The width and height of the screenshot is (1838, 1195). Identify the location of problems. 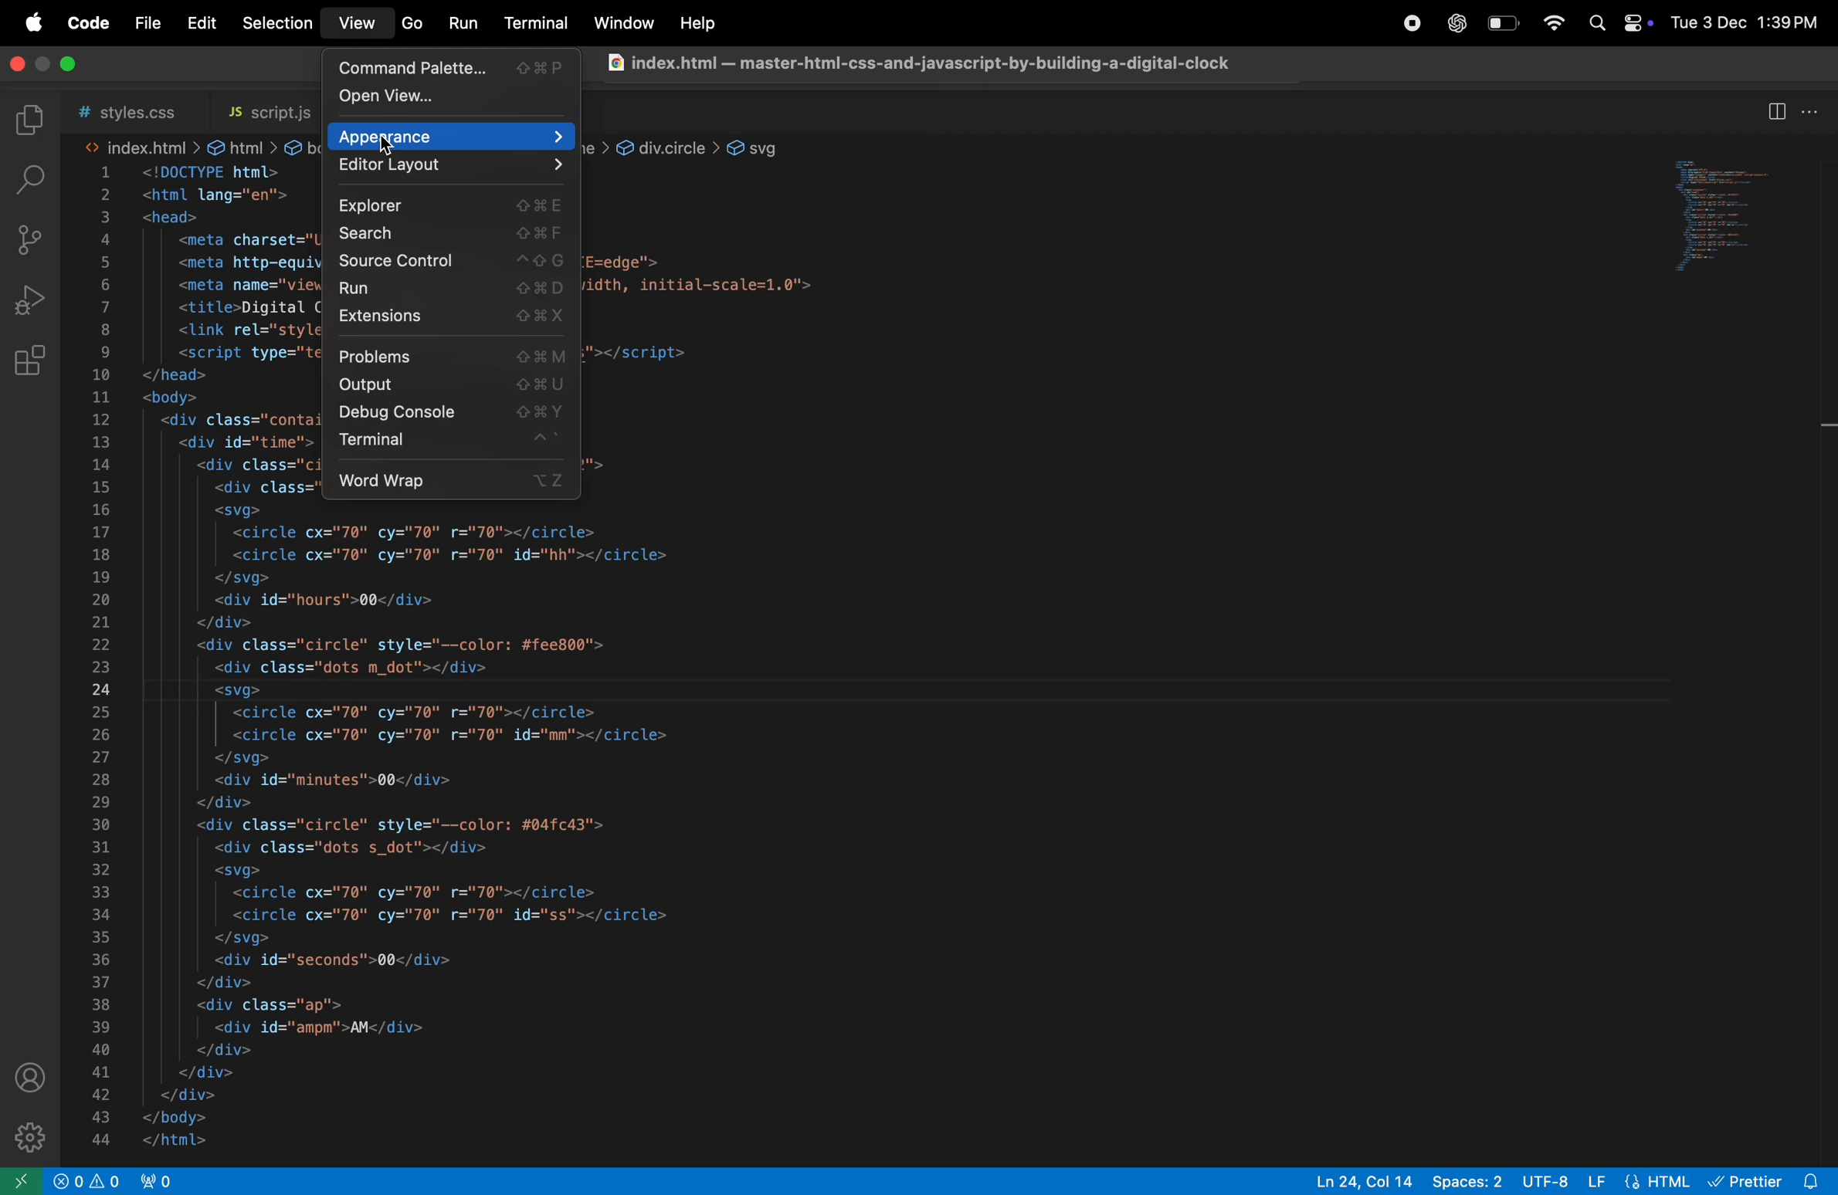
(447, 357).